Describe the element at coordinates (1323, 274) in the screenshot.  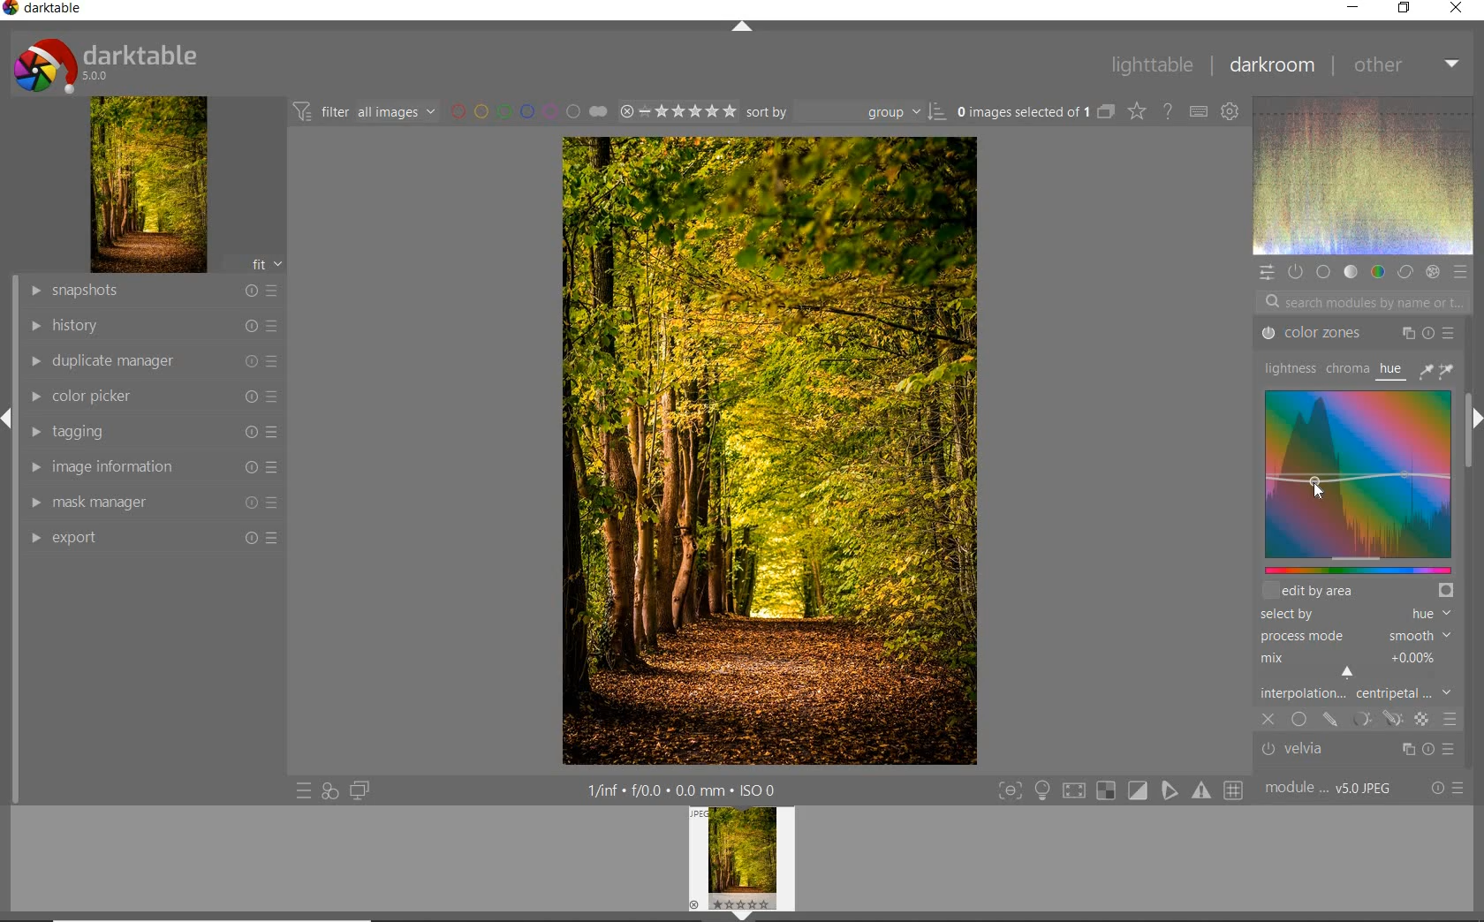
I see `BASE` at that location.